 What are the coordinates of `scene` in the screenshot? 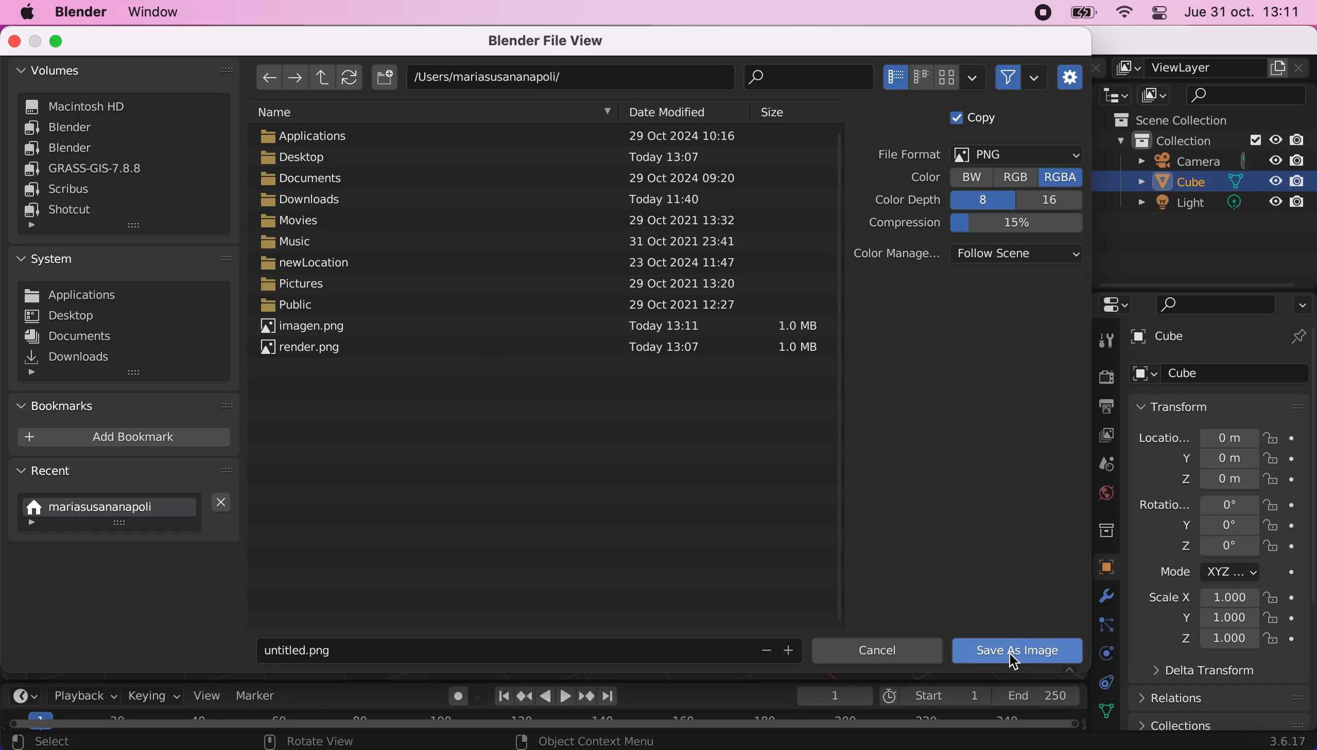 It's located at (1106, 465).